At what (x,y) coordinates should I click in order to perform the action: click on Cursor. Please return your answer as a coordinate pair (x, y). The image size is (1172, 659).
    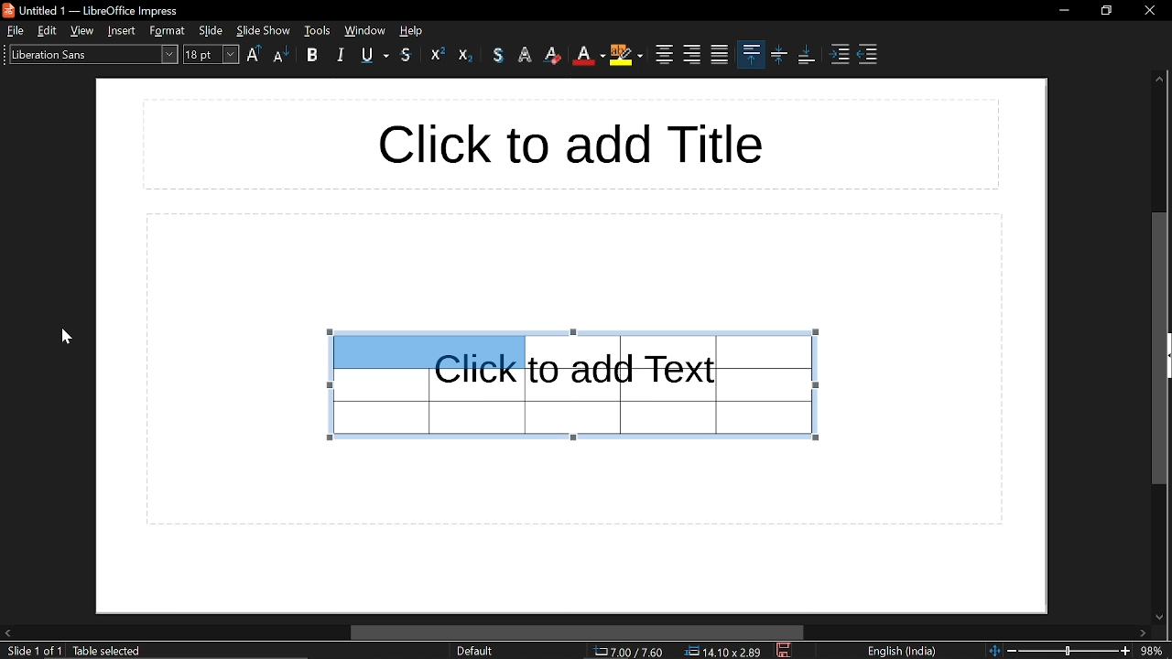
    Looking at the image, I should click on (69, 337).